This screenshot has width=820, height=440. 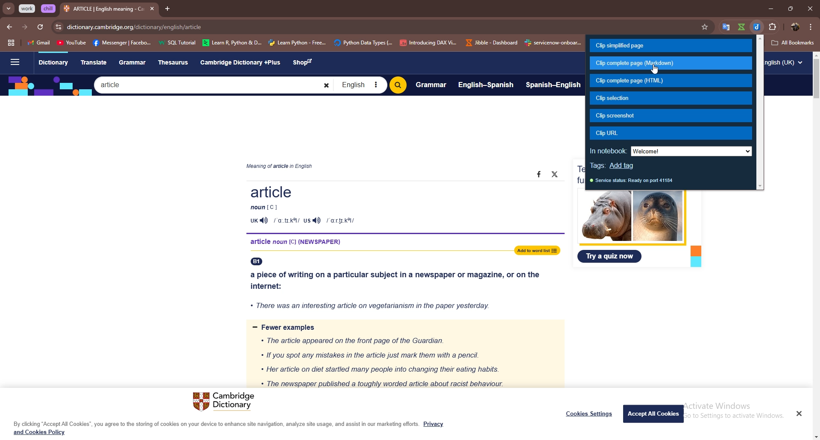 What do you see at coordinates (226, 402) in the screenshot?
I see ` Cambridge Dictionary` at bounding box center [226, 402].